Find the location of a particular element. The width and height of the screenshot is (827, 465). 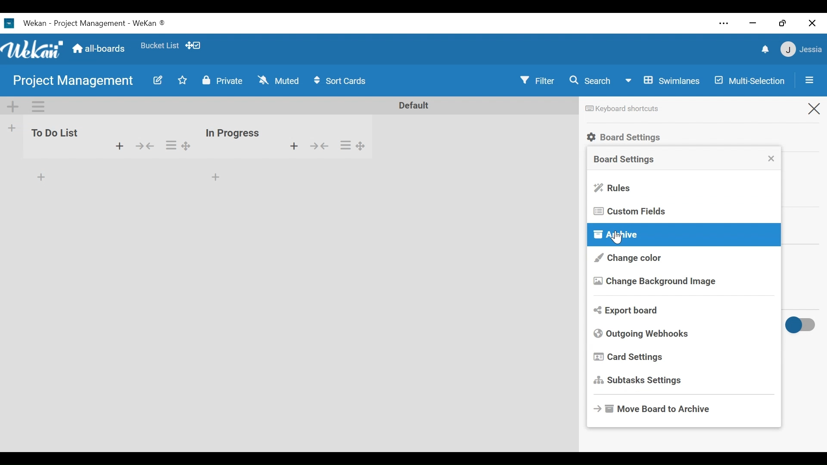

Wekan Desktop Icon is located at coordinates (84, 24).